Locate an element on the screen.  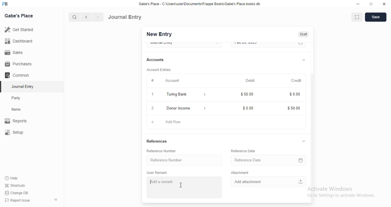
Gabe's Place is located at coordinates (19, 16).